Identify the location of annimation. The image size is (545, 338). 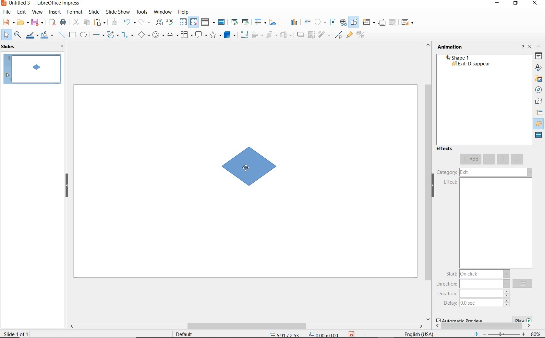
(458, 48).